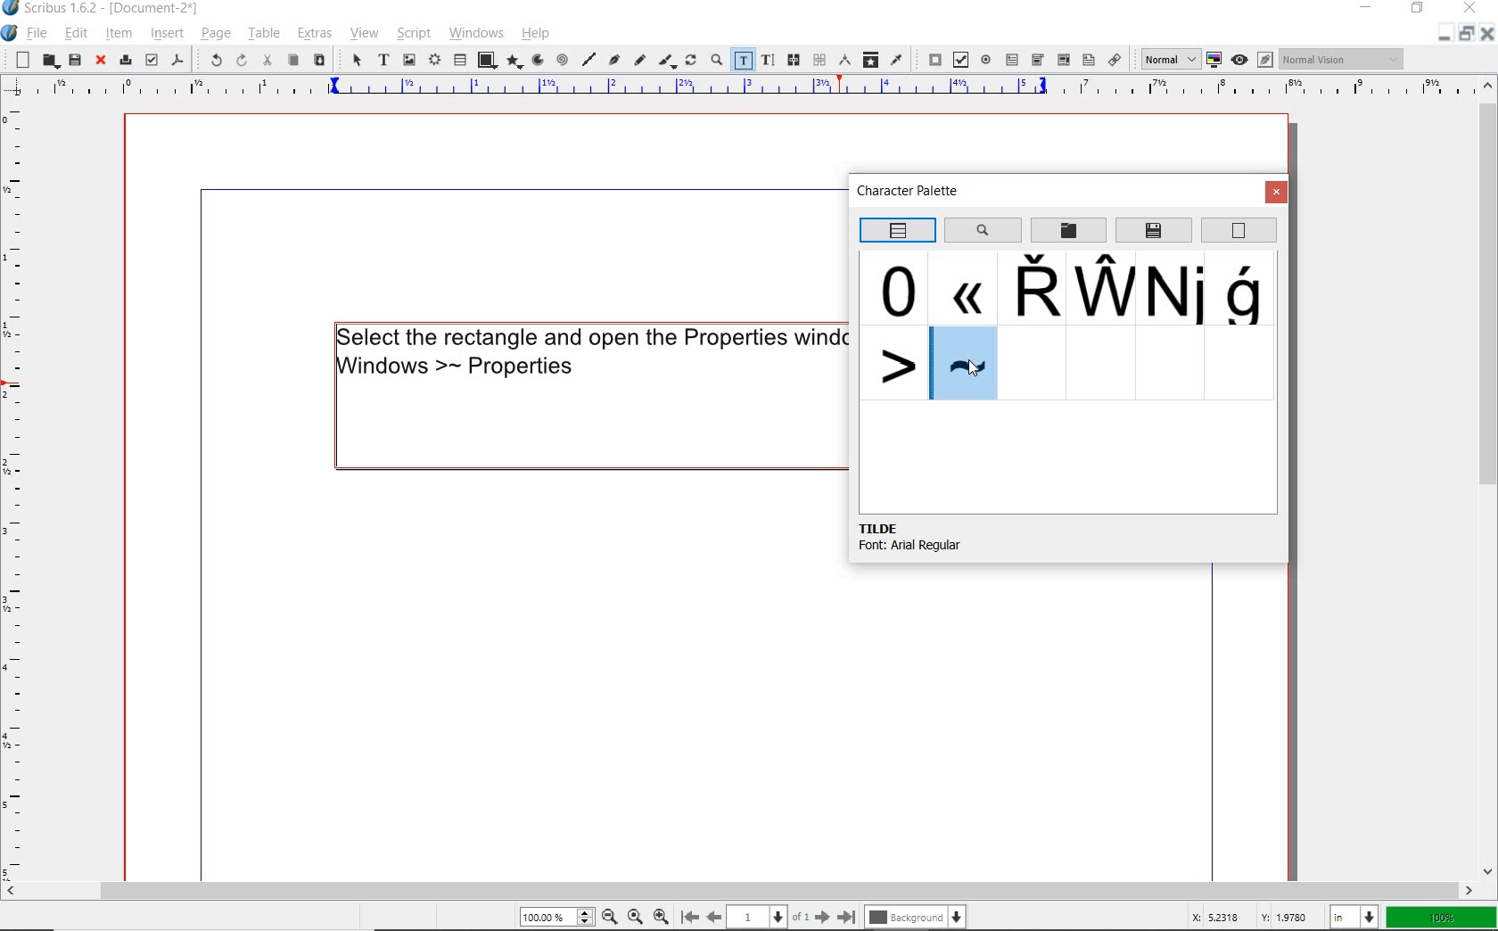  Describe the element at coordinates (119, 9) in the screenshot. I see `scribus 1.6.2 - [Document-2*]` at that location.